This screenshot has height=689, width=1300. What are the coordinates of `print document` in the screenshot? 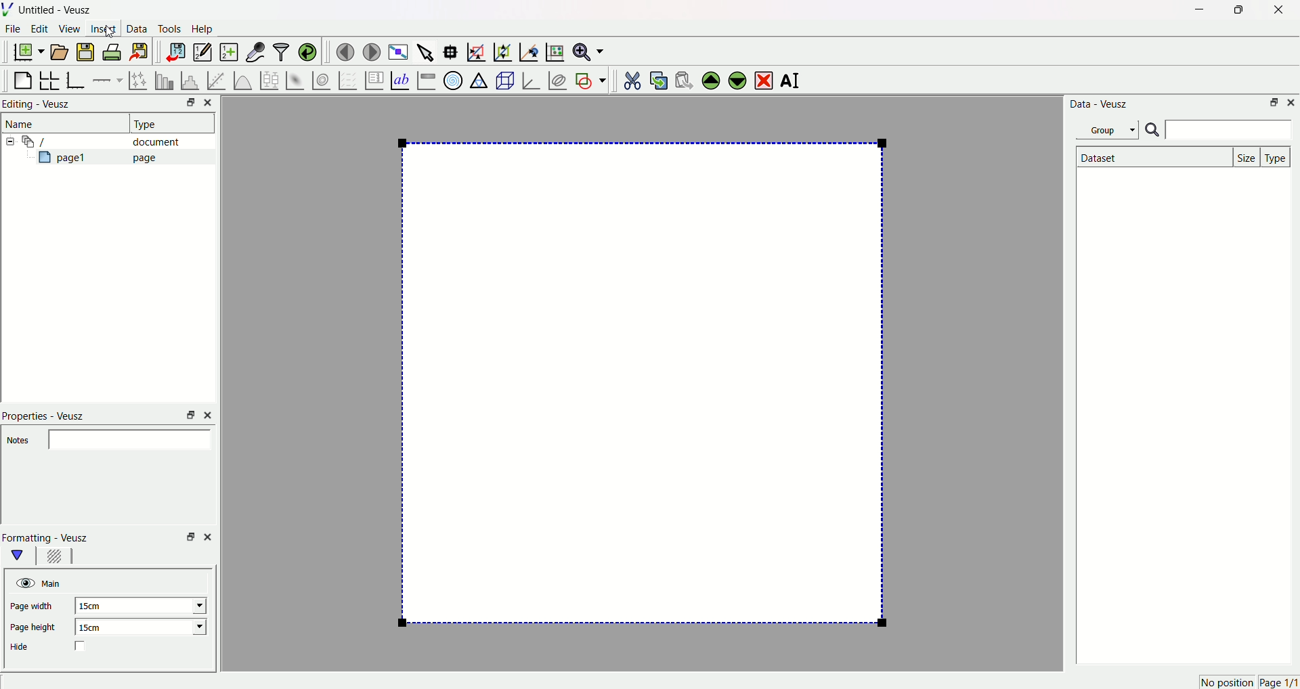 It's located at (114, 53).